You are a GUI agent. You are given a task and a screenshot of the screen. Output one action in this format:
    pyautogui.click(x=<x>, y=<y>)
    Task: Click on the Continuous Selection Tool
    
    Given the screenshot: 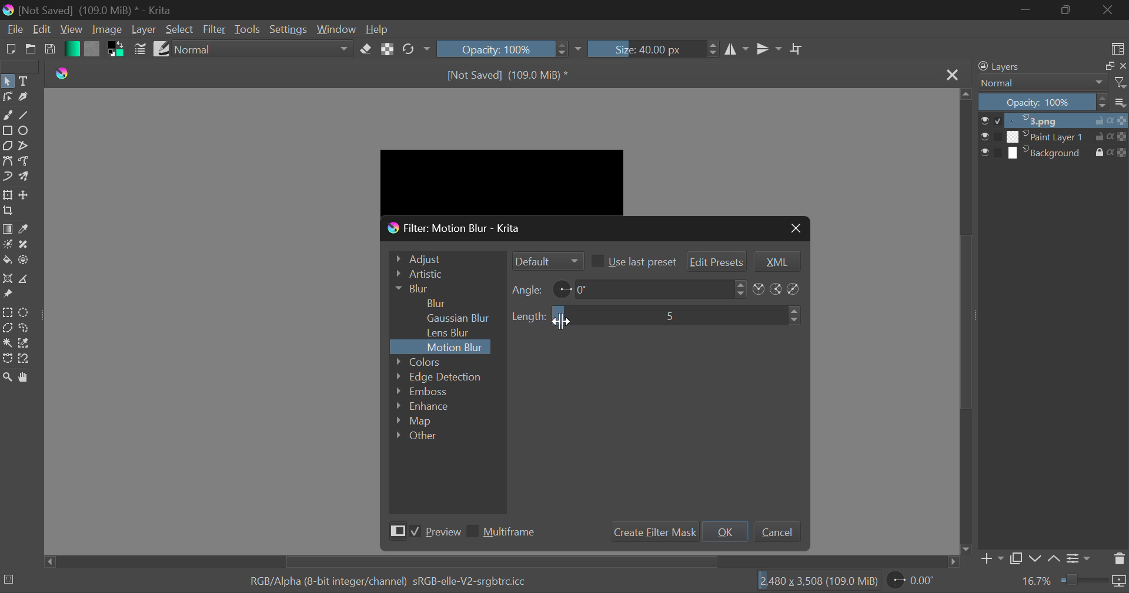 What is the action you would take?
    pyautogui.click(x=7, y=343)
    